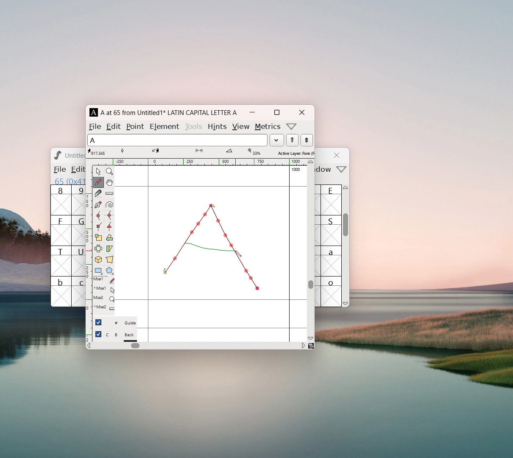  I want to click on selected letter, so click(177, 140).